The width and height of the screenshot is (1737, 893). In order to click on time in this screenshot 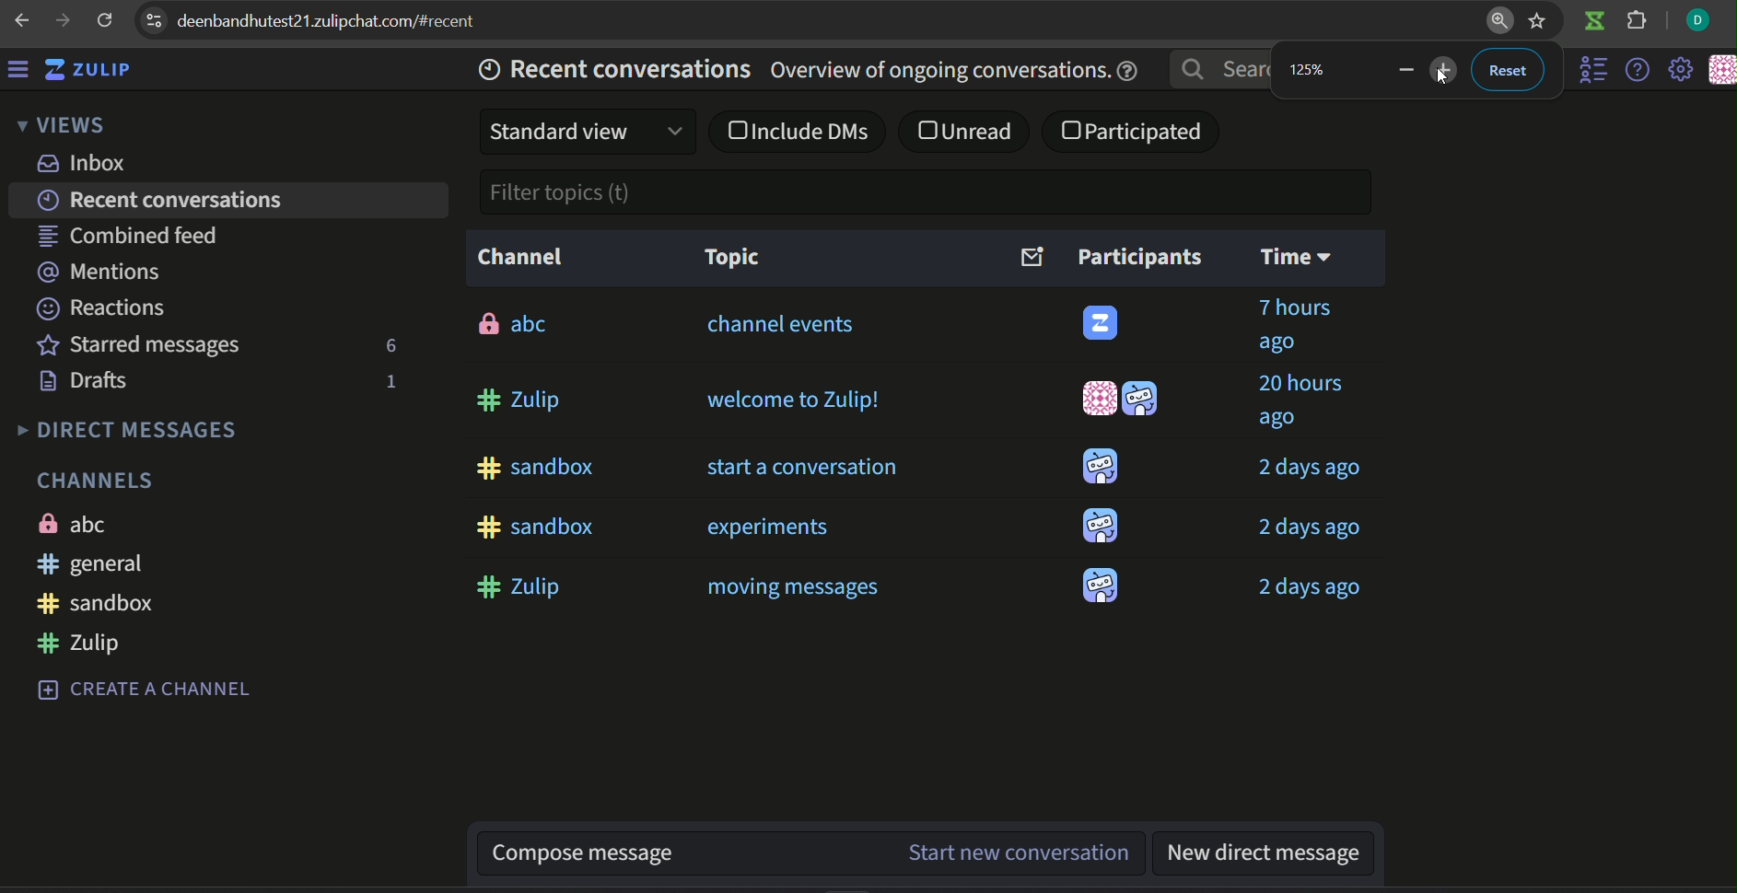, I will do `click(1298, 258)`.